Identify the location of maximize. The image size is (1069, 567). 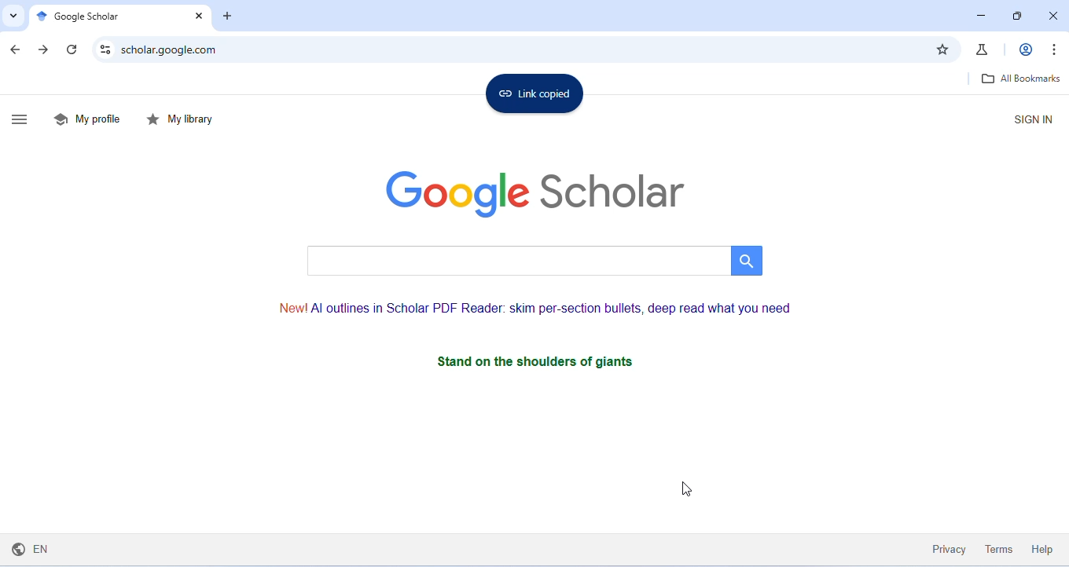
(1016, 17).